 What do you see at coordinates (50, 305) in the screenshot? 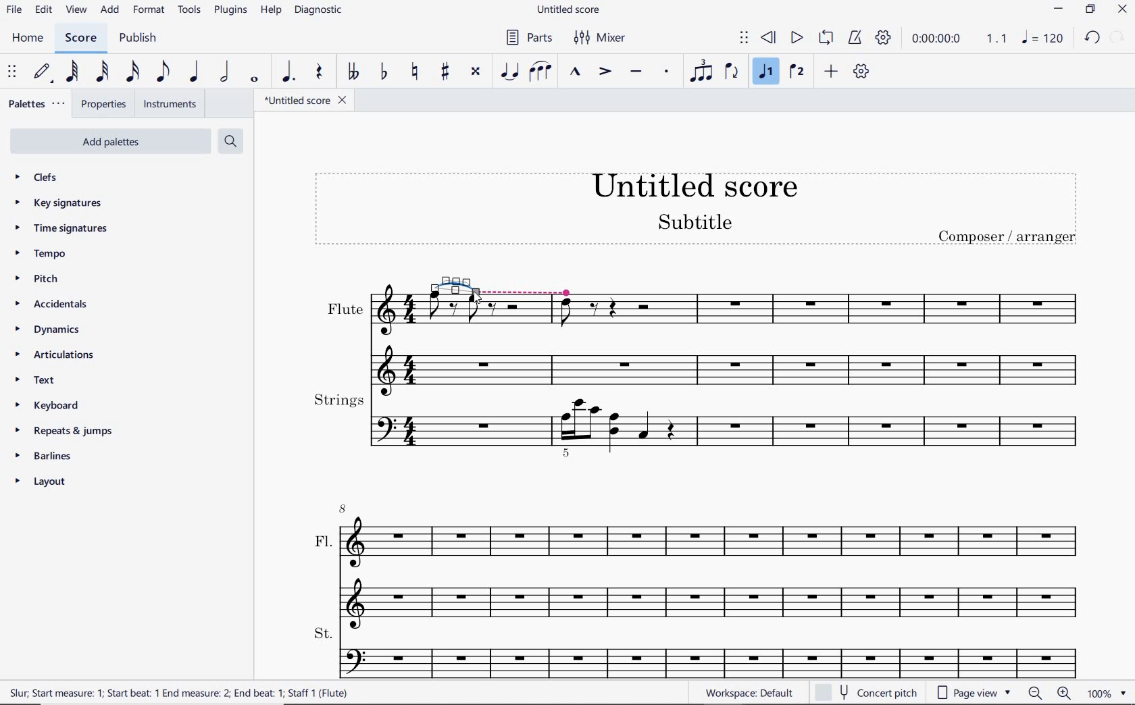
I see `accidentals` at bounding box center [50, 305].